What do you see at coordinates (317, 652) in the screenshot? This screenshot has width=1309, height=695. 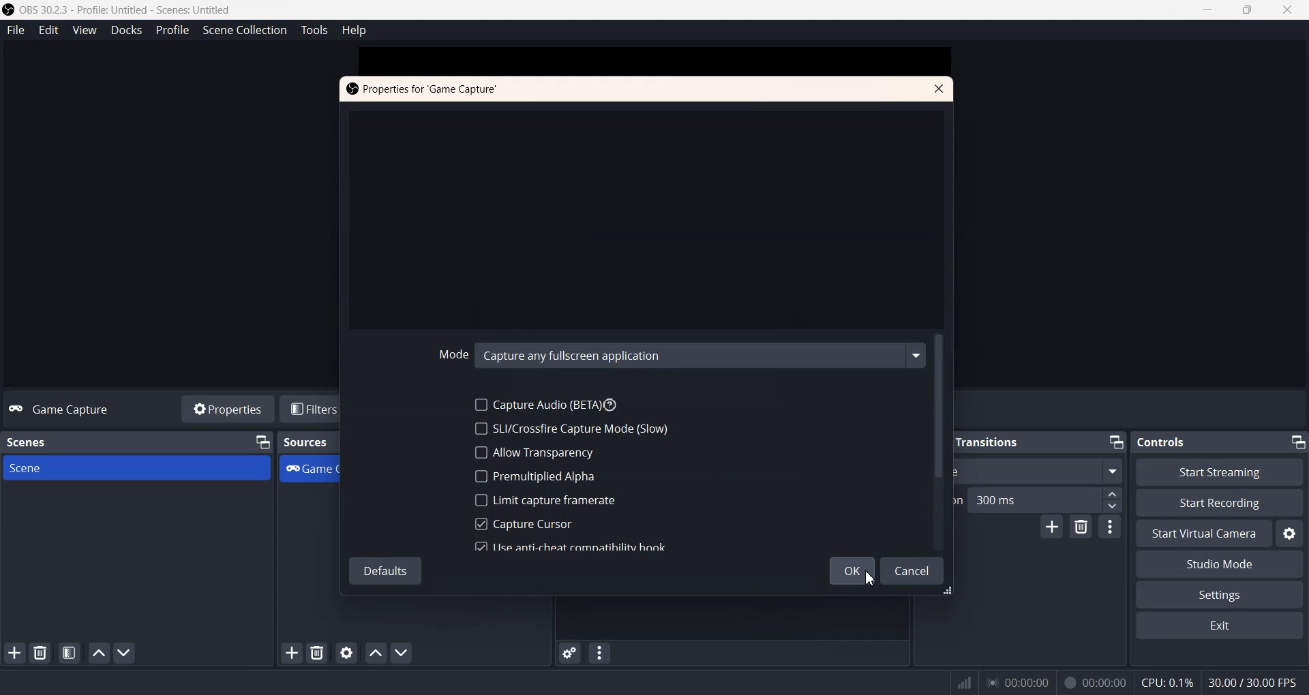 I see `Remove Sources` at bounding box center [317, 652].